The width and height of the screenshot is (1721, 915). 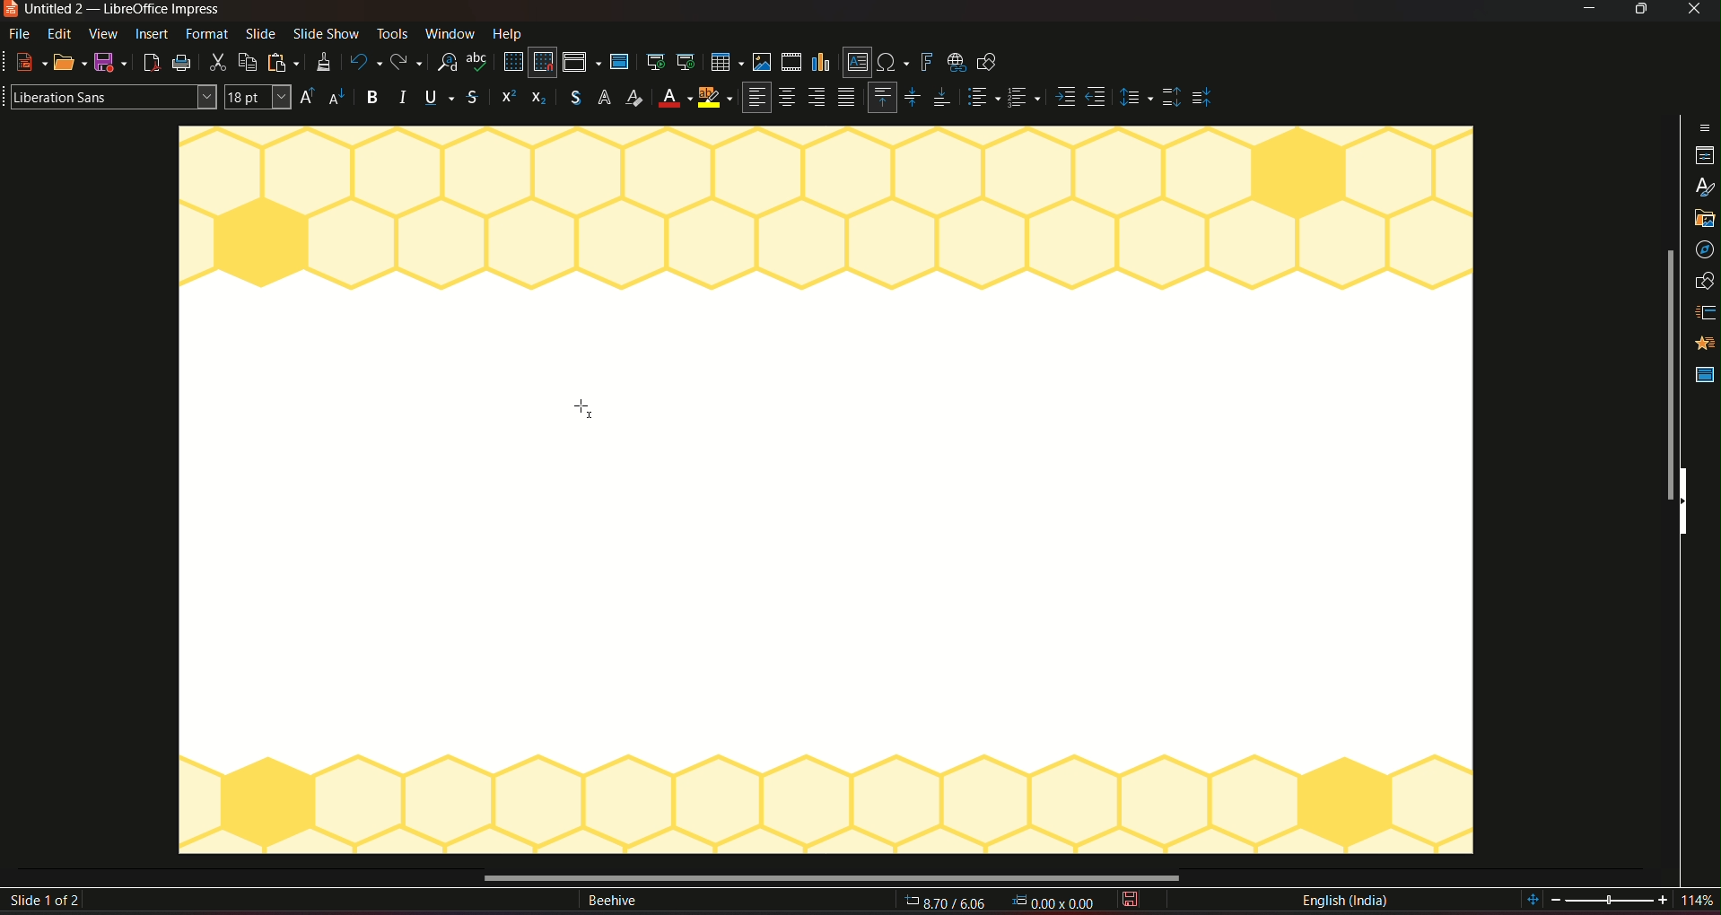 I want to click on dimensions 0.00*0.00, so click(x=1056, y=903).